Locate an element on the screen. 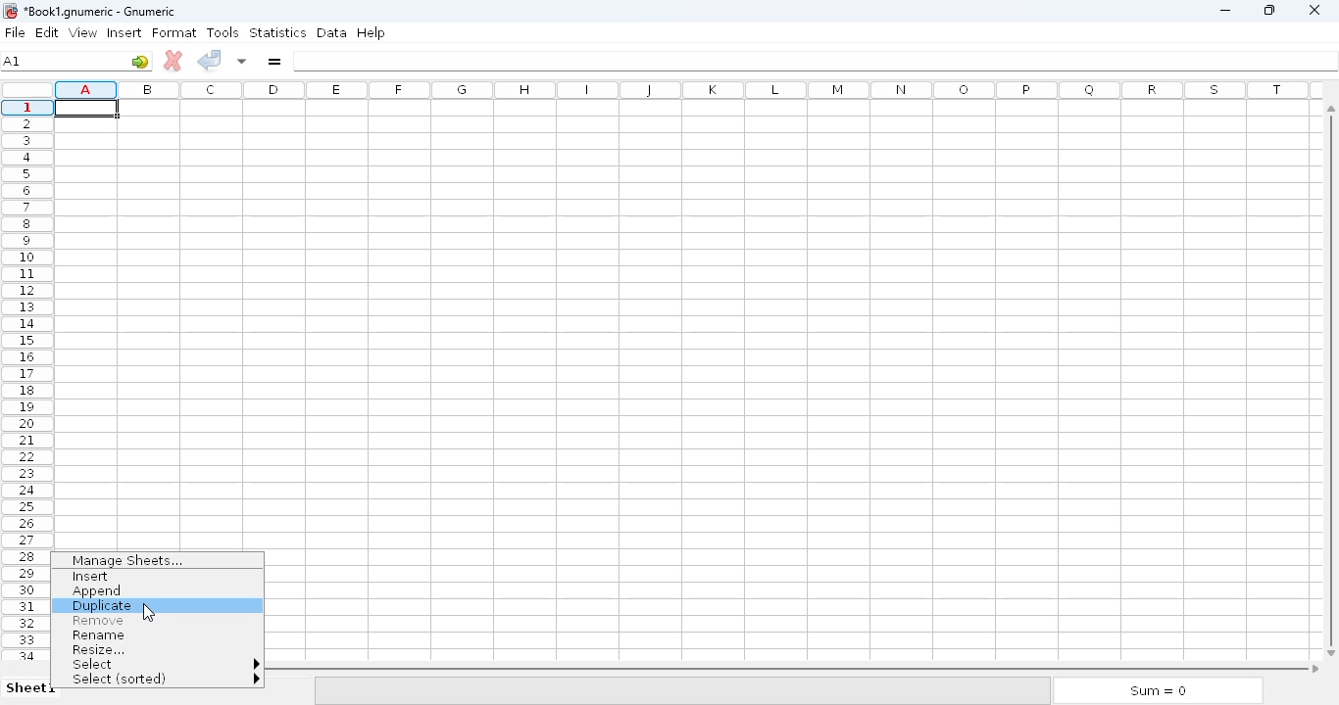  cancel change is located at coordinates (174, 61).